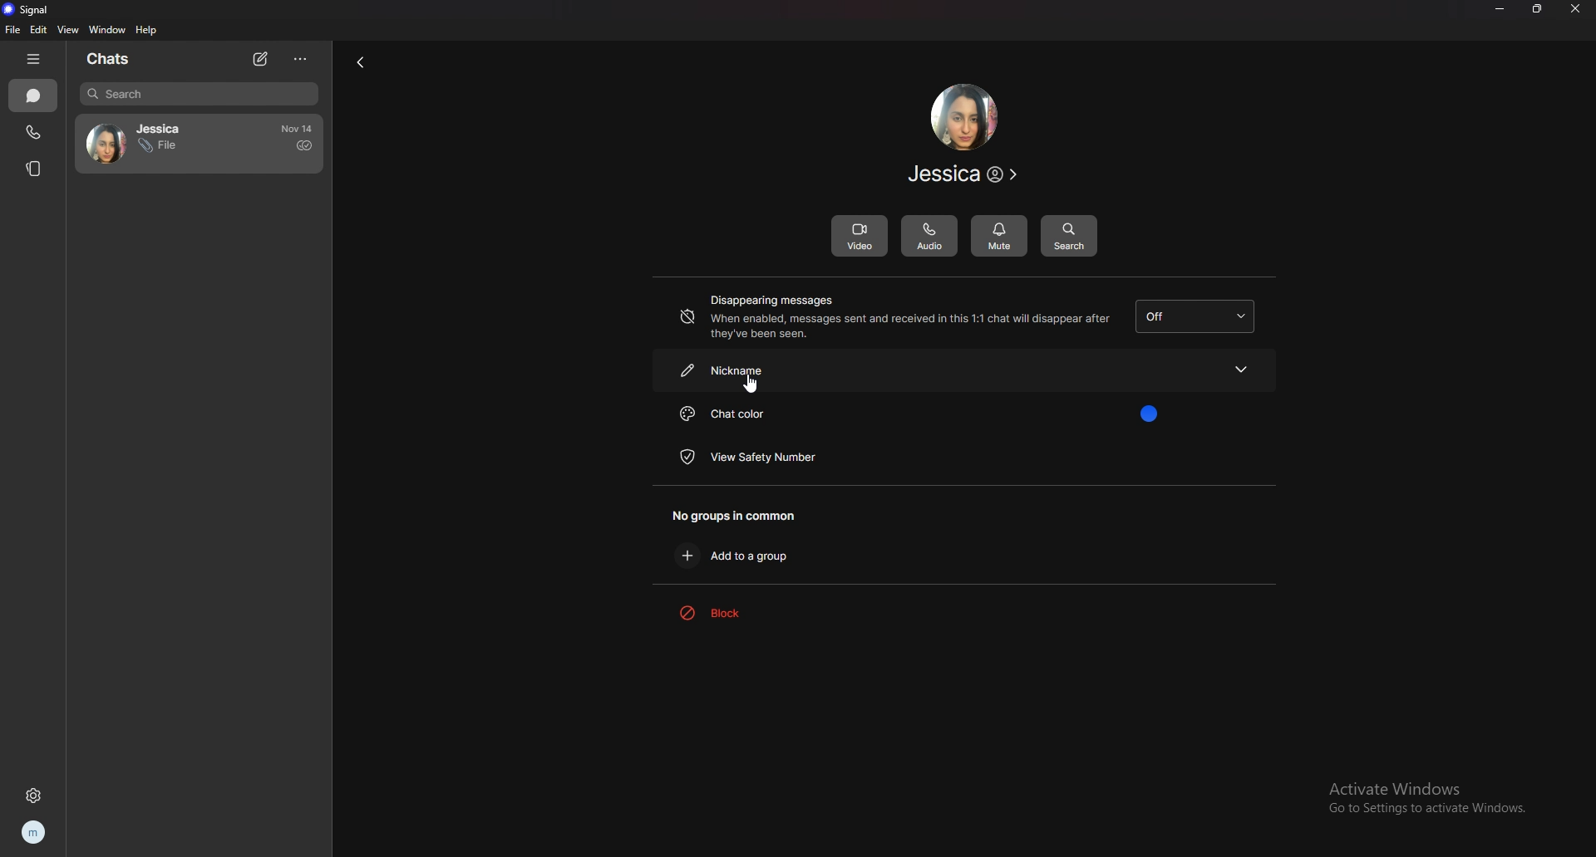 Image resolution: width=1596 pixels, height=857 pixels. Describe the element at coordinates (1543, 11) in the screenshot. I see `resize` at that location.